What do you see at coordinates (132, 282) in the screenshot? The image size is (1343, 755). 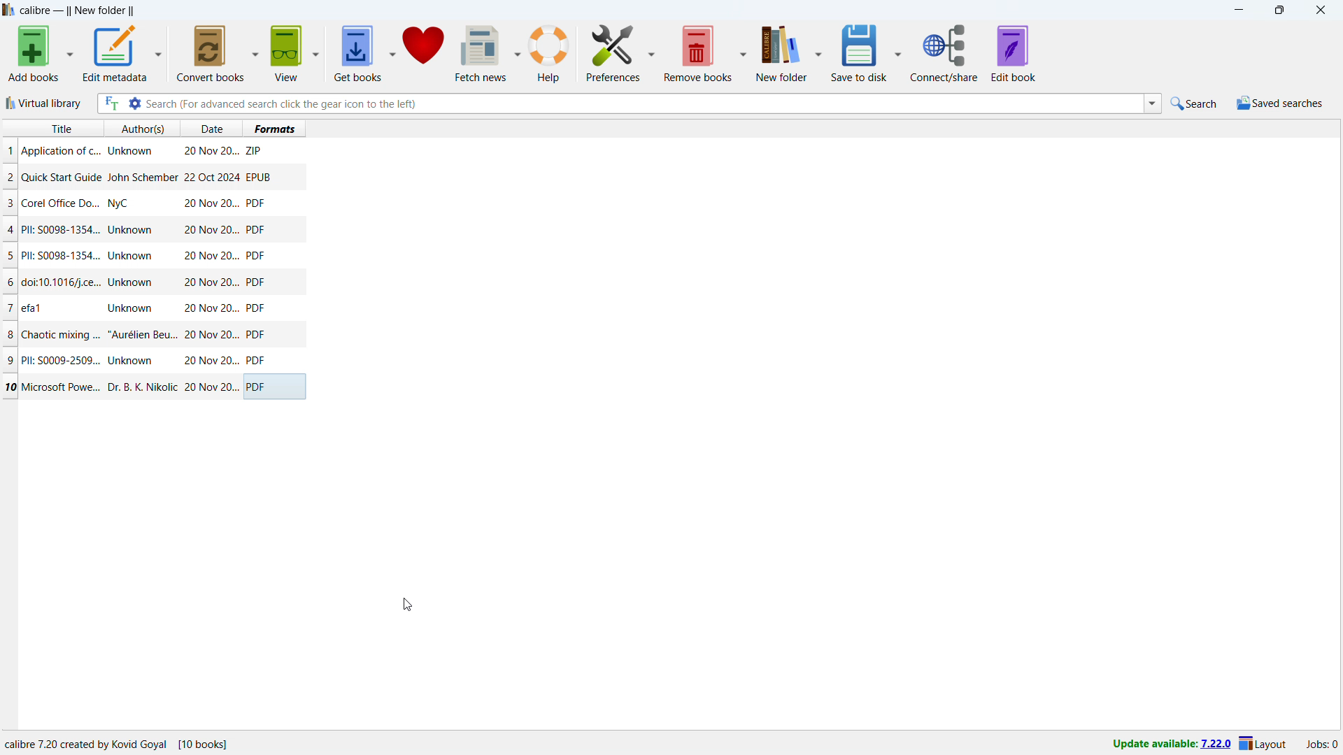 I see `Unknown` at bounding box center [132, 282].